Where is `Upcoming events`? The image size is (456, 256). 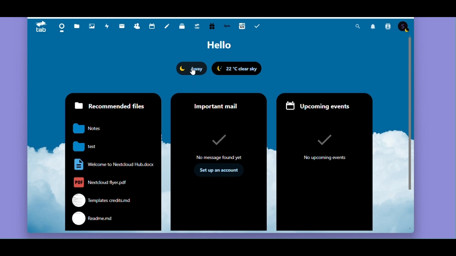
Upcoming events is located at coordinates (325, 104).